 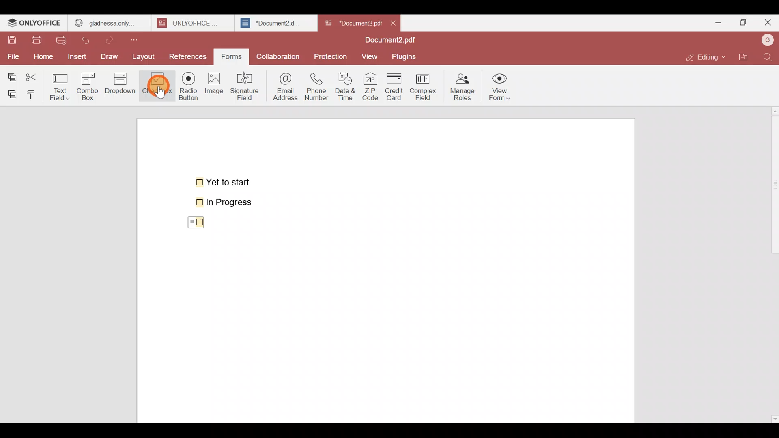 What do you see at coordinates (34, 24) in the screenshot?
I see `ONLYOFFICE` at bounding box center [34, 24].